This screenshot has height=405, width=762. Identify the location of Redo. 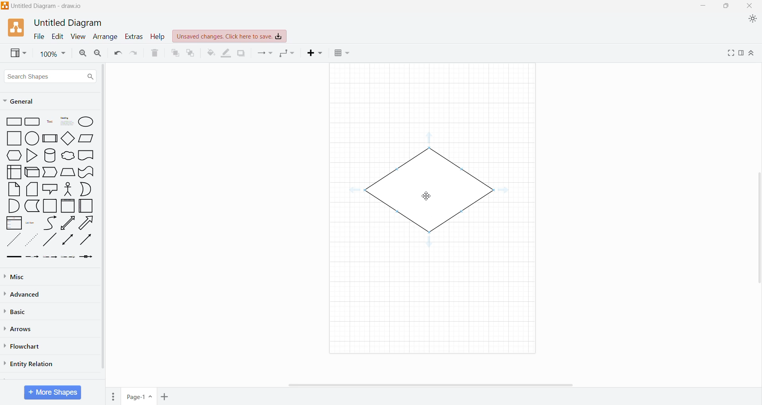
(133, 53).